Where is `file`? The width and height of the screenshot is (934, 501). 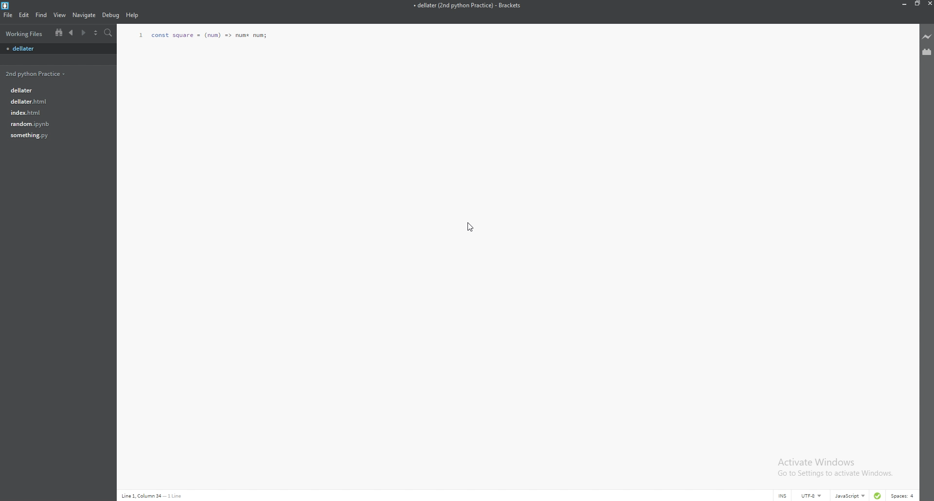 file is located at coordinates (56, 49).